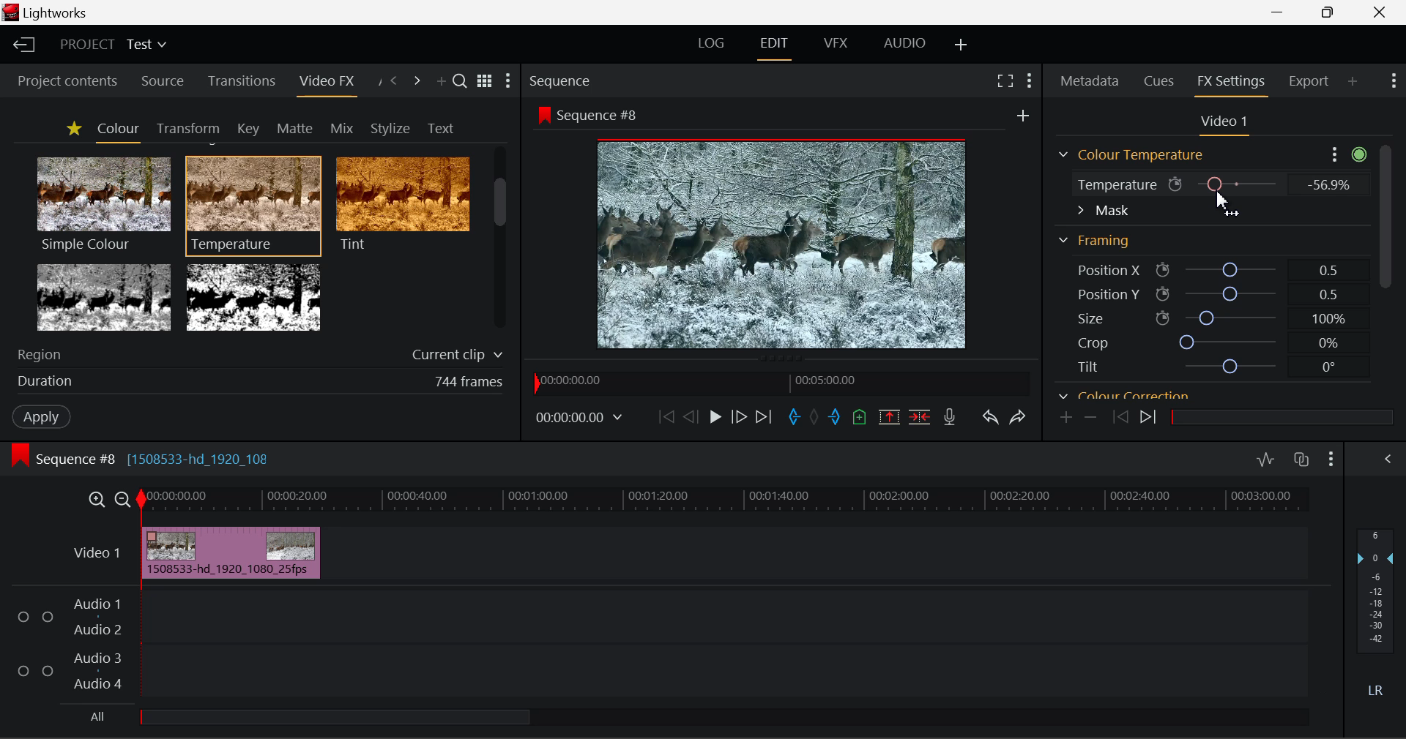  What do you see at coordinates (1022, 115) in the screenshot?
I see `add` at bounding box center [1022, 115].